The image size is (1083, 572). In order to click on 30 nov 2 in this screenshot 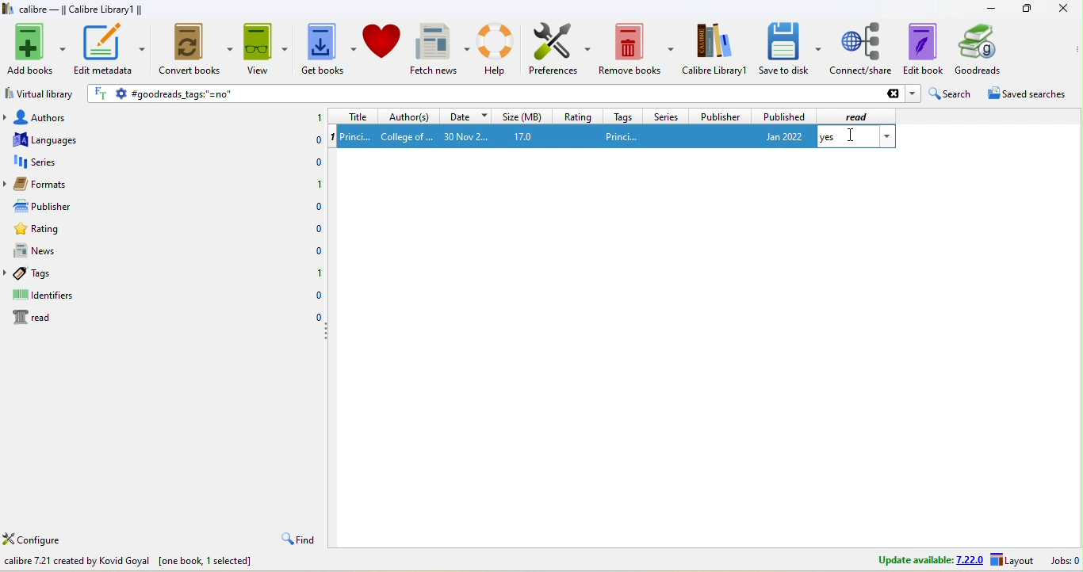, I will do `click(465, 136)`.